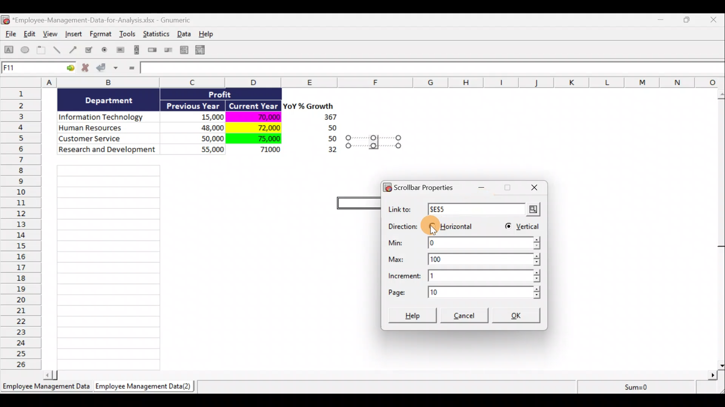 The height and width of the screenshot is (407, 725). What do you see at coordinates (108, 70) in the screenshot?
I see `Accept changes` at bounding box center [108, 70].